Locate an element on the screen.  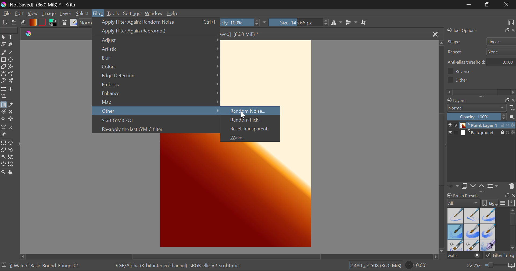
Random Pick is located at coordinates (252, 120).